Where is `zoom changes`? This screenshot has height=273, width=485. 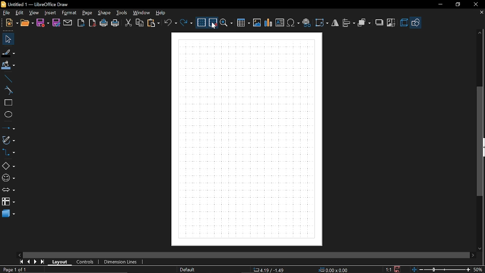 zoom changes is located at coordinates (479, 269).